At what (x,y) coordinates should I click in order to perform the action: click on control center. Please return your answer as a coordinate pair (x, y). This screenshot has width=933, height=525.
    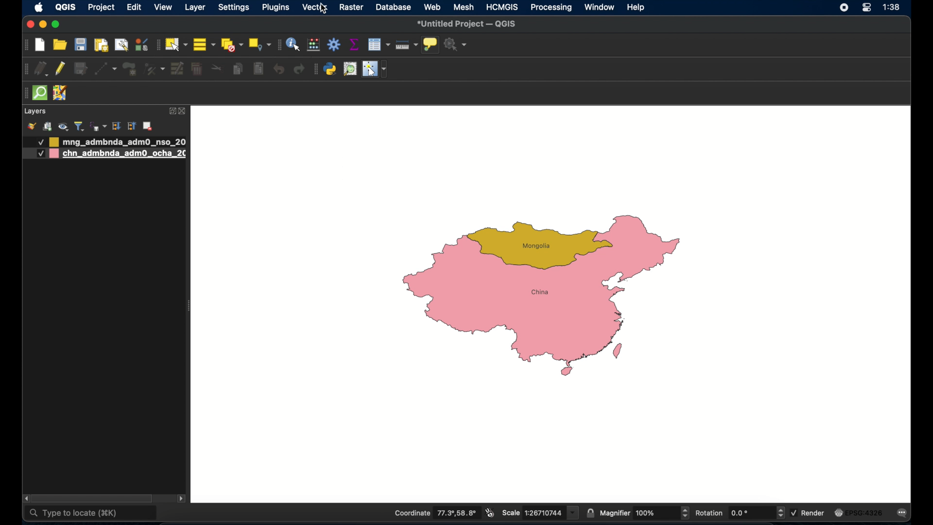
    Looking at the image, I should click on (841, 9).